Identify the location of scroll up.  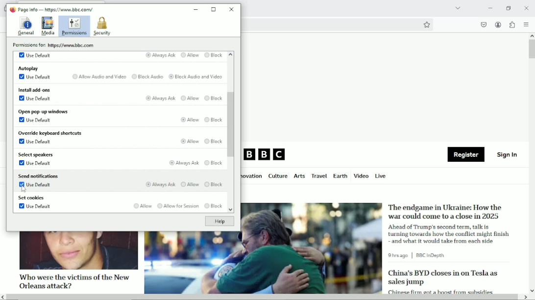
(532, 36).